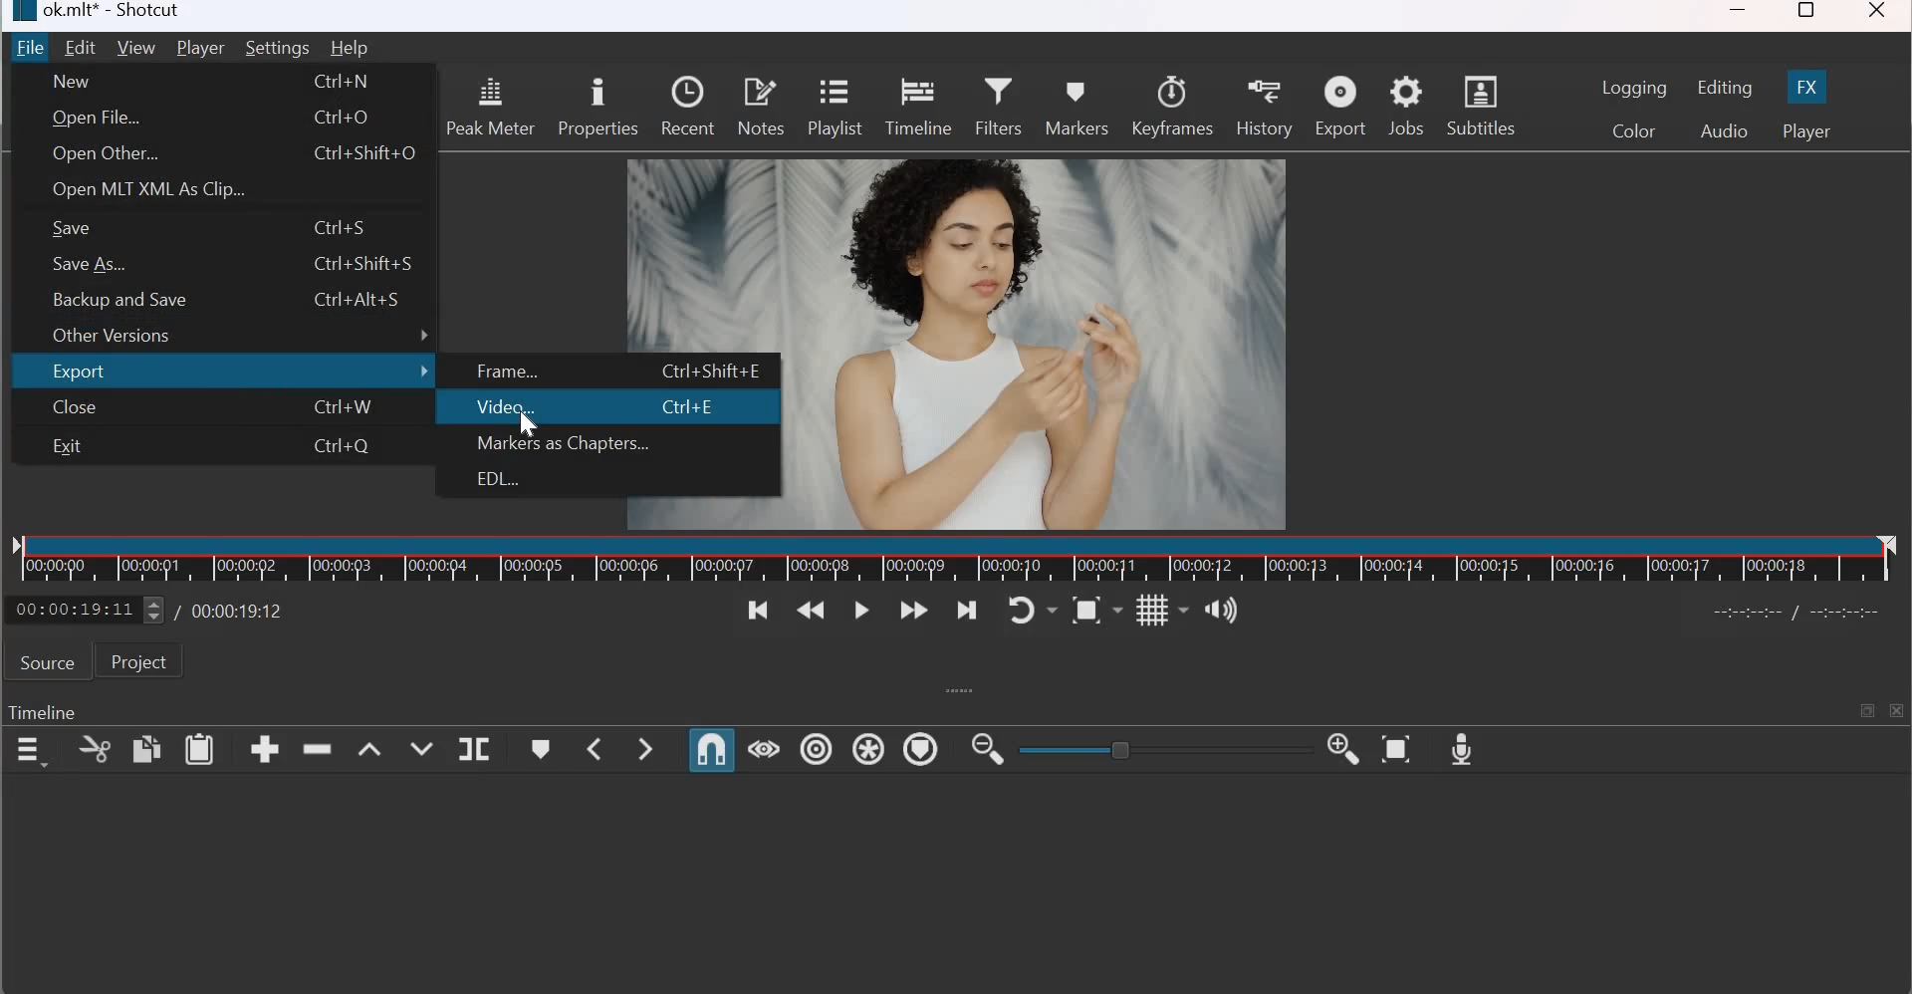  Describe the element at coordinates (46, 662) in the screenshot. I see `Source` at that location.